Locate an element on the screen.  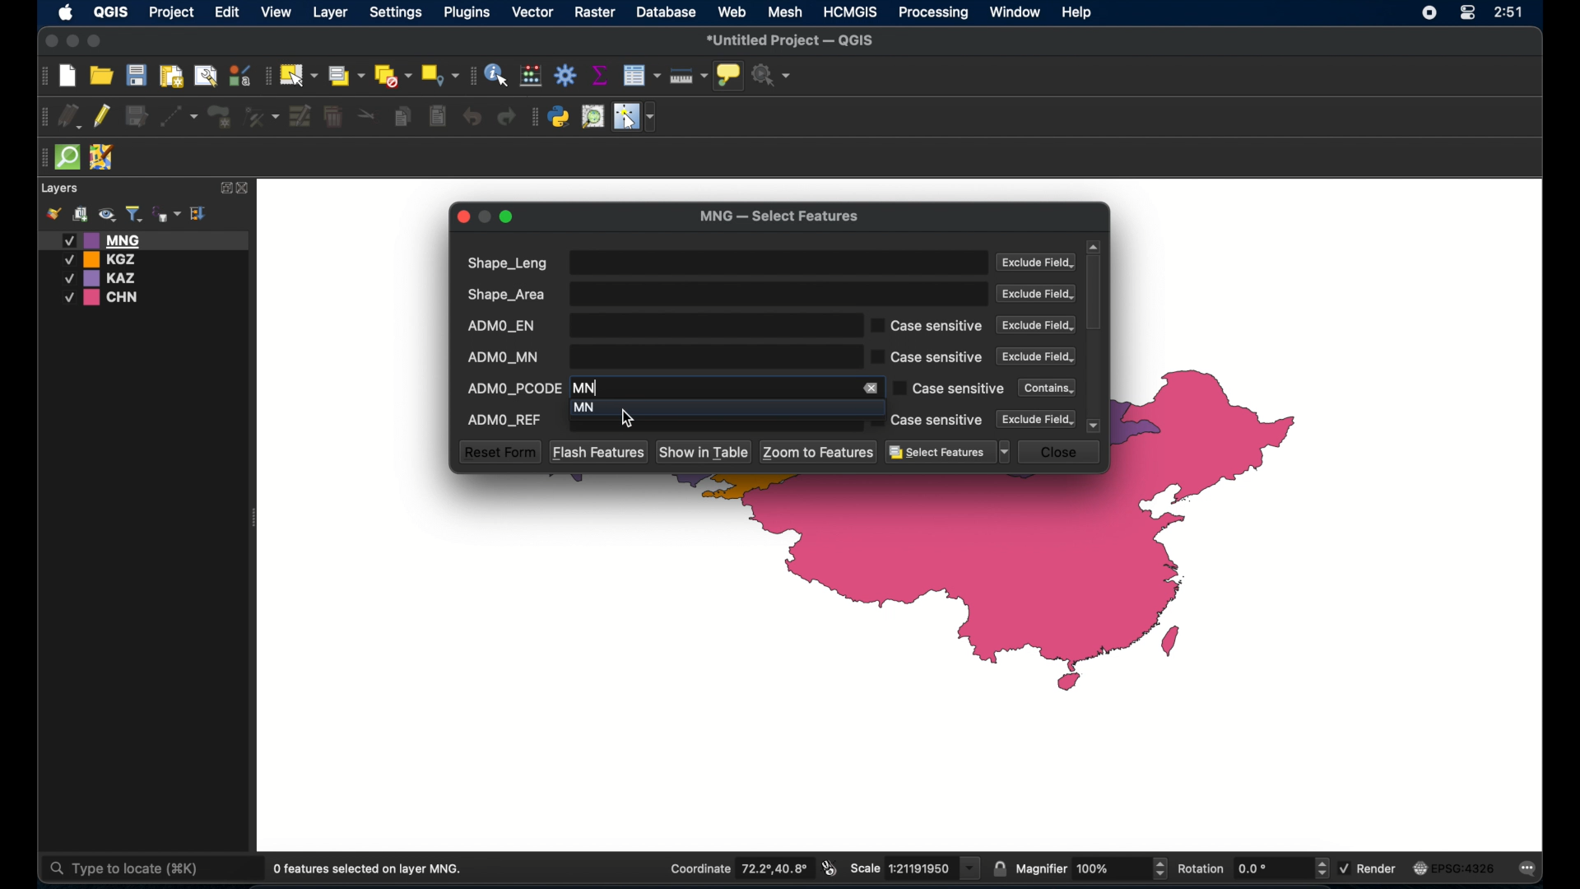
measure line is located at coordinates (689, 76).